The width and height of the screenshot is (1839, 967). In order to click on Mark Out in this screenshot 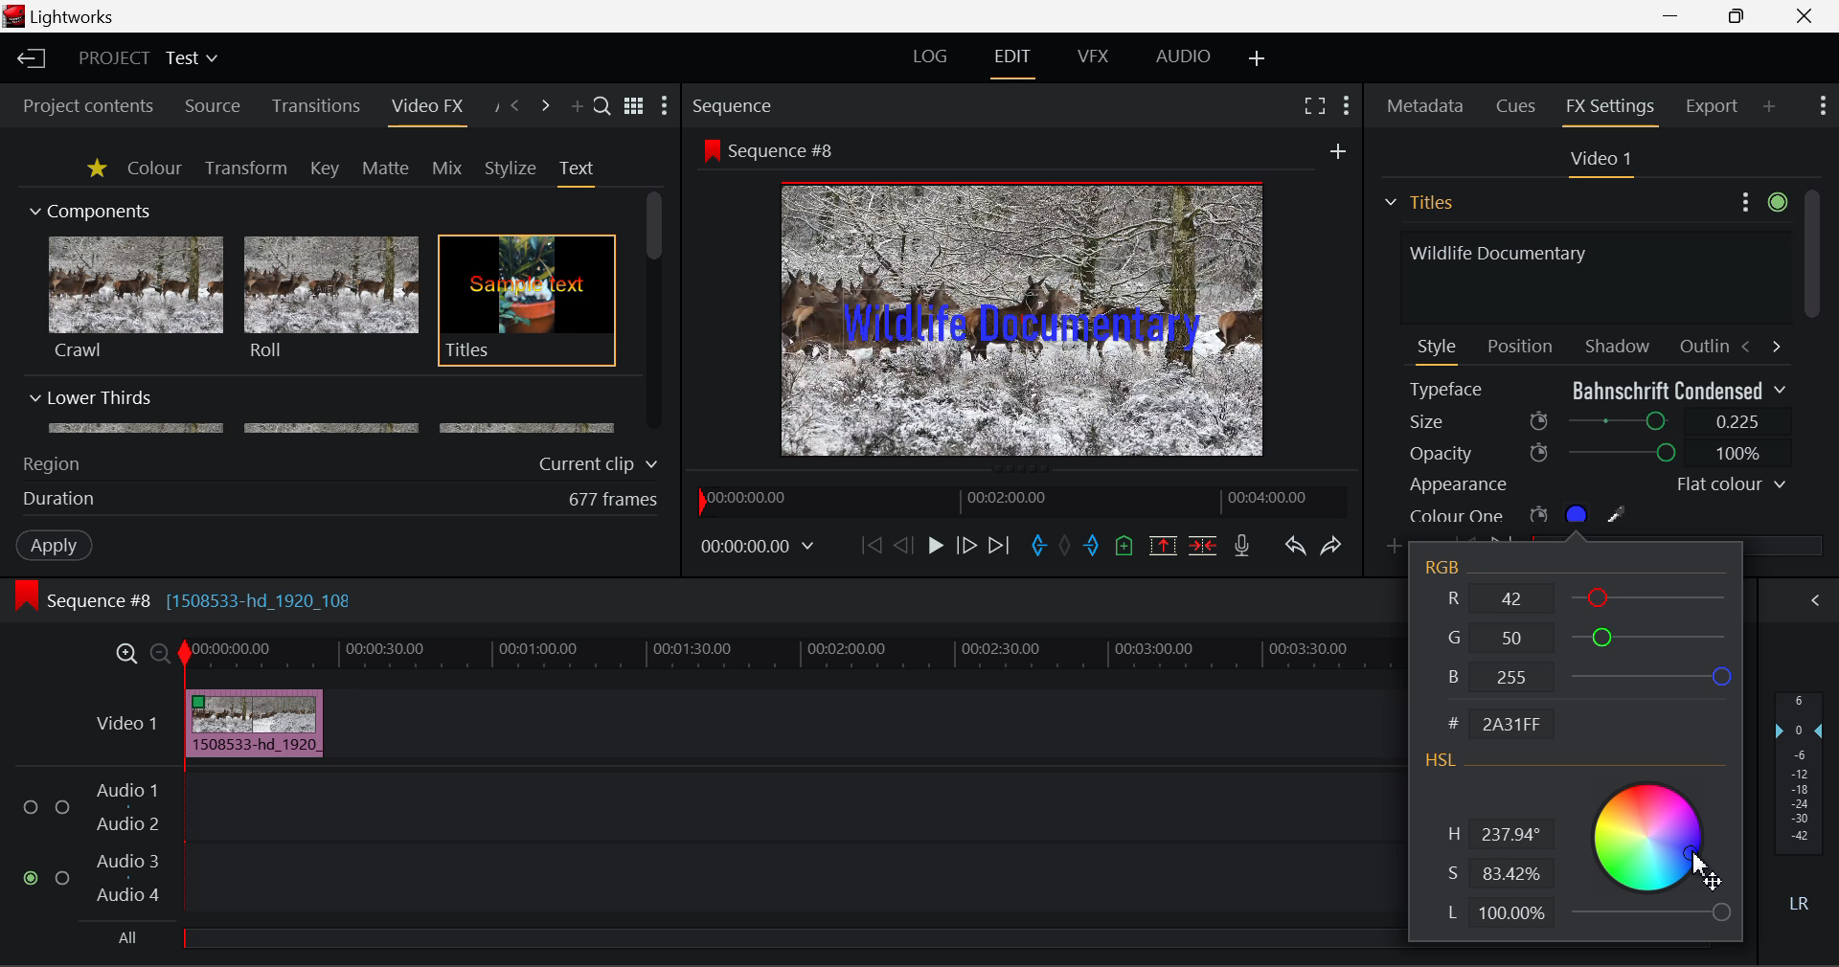, I will do `click(1094, 548)`.